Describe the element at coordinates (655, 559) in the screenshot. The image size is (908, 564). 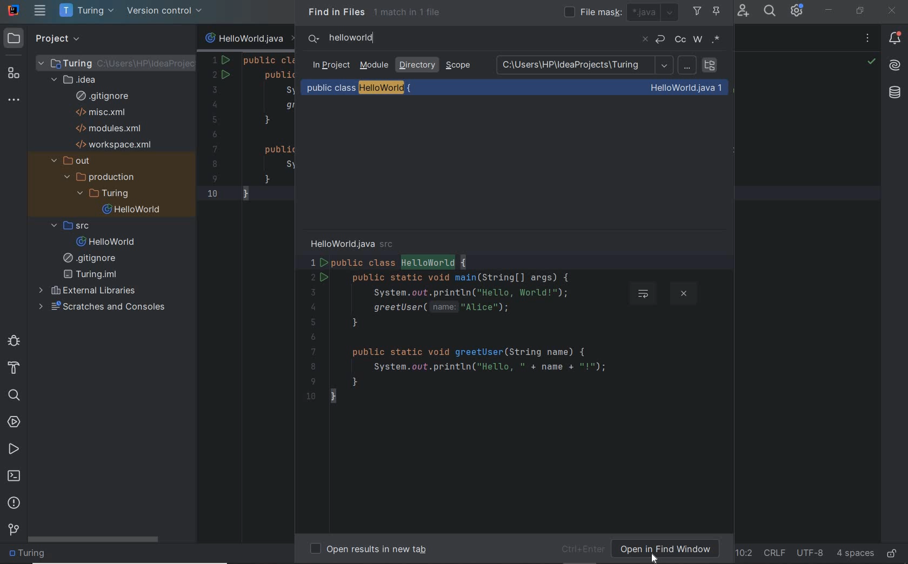
I see `cursor` at that location.